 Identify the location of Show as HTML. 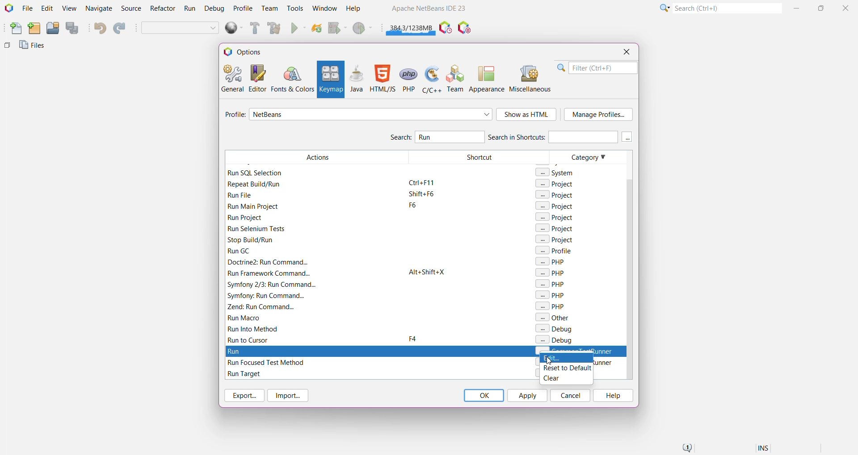
(527, 115).